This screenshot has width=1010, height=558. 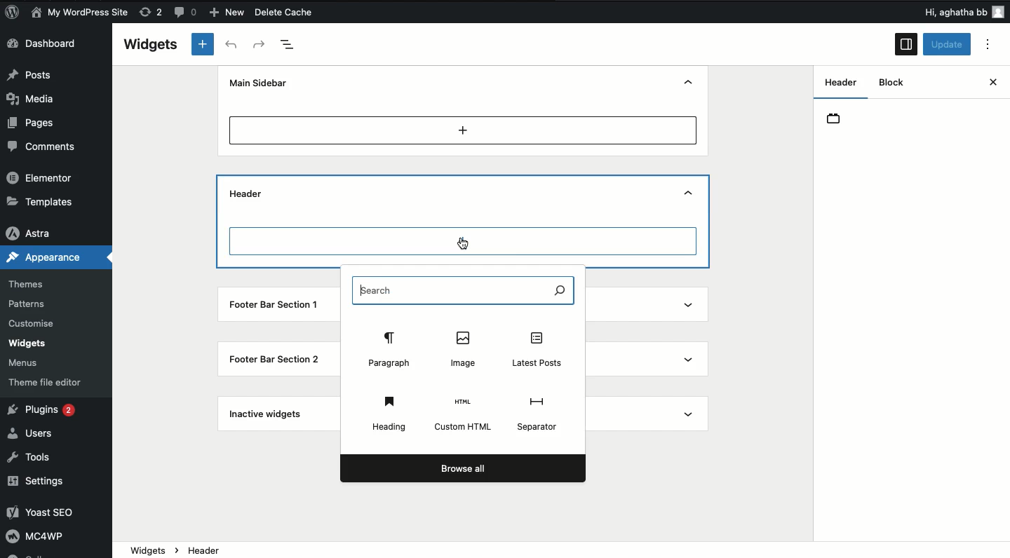 I want to click on Dashboard, so click(x=52, y=45).